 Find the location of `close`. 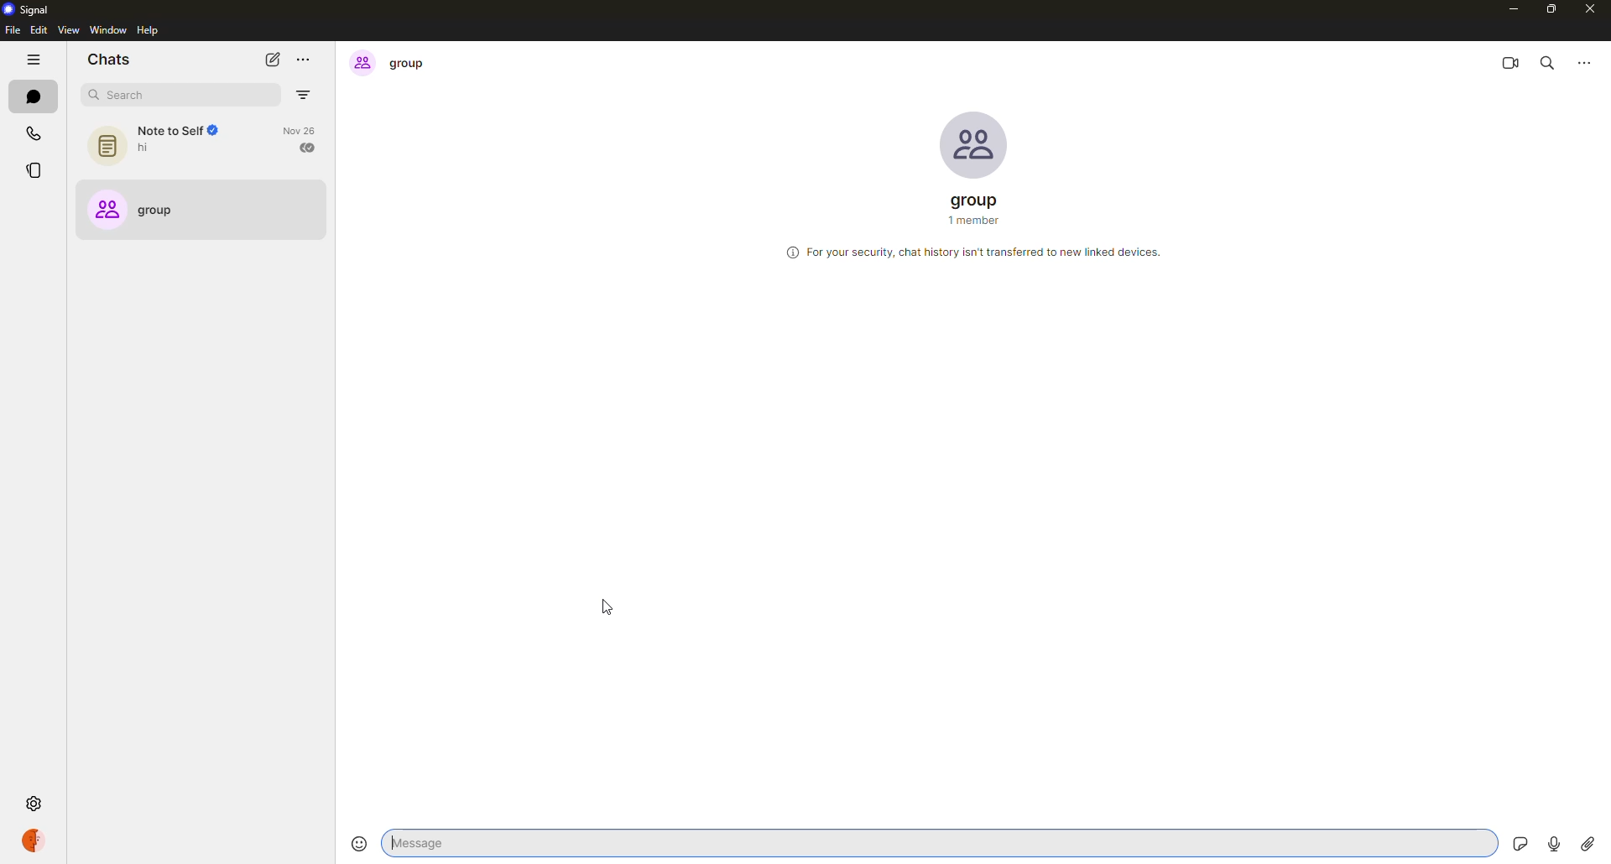

close is located at coordinates (1592, 12).